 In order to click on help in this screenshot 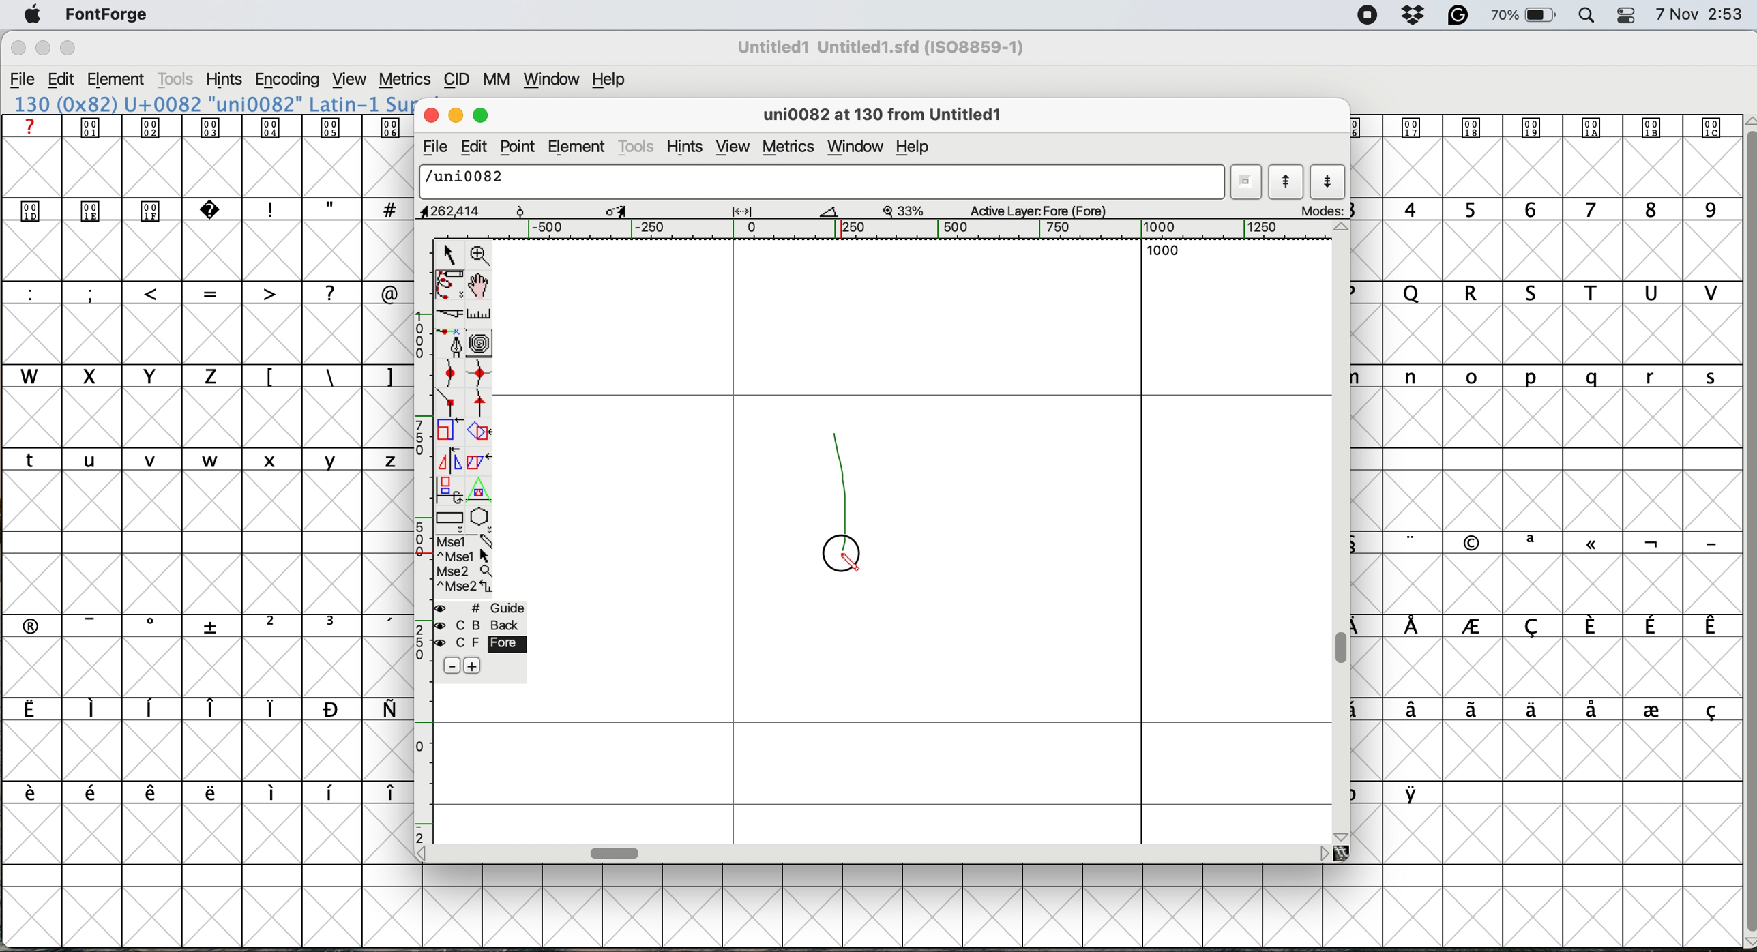, I will do `click(606, 80)`.